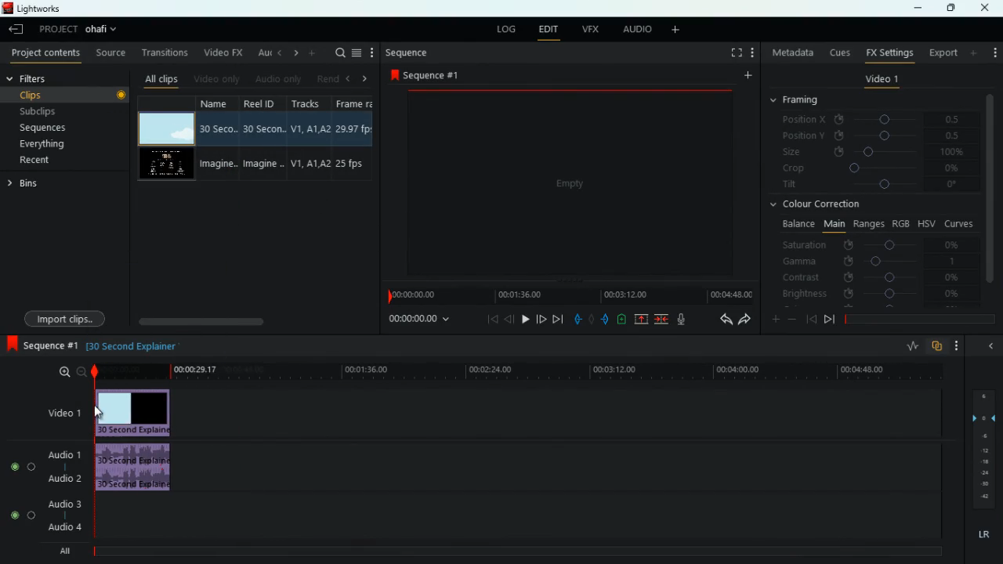  Describe the element at coordinates (525, 318) in the screenshot. I see `play` at that location.